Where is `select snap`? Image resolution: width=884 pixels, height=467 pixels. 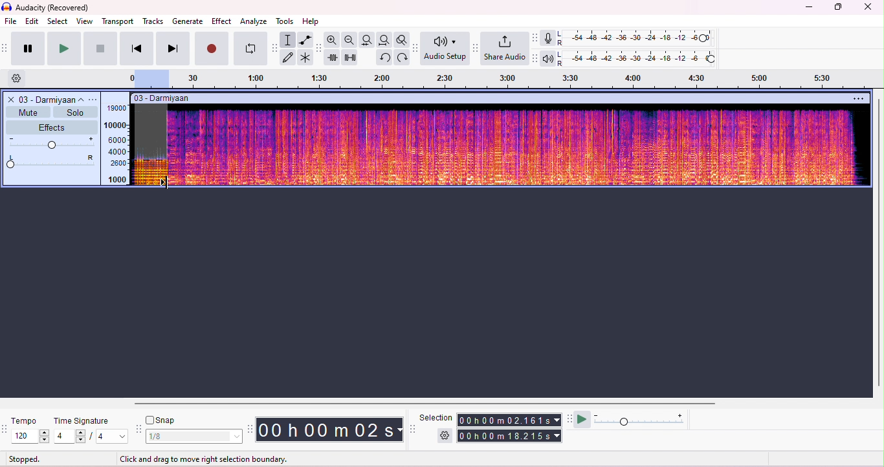
select snap is located at coordinates (195, 436).